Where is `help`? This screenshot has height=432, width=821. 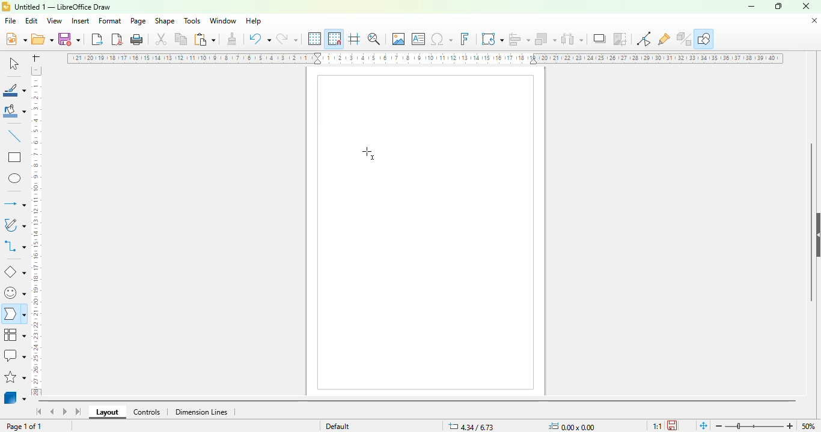
help is located at coordinates (254, 21).